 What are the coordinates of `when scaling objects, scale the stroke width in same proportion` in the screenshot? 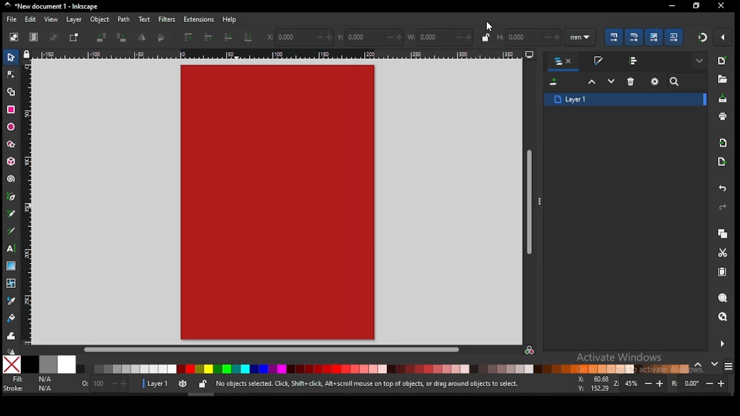 It's located at (612, 37).